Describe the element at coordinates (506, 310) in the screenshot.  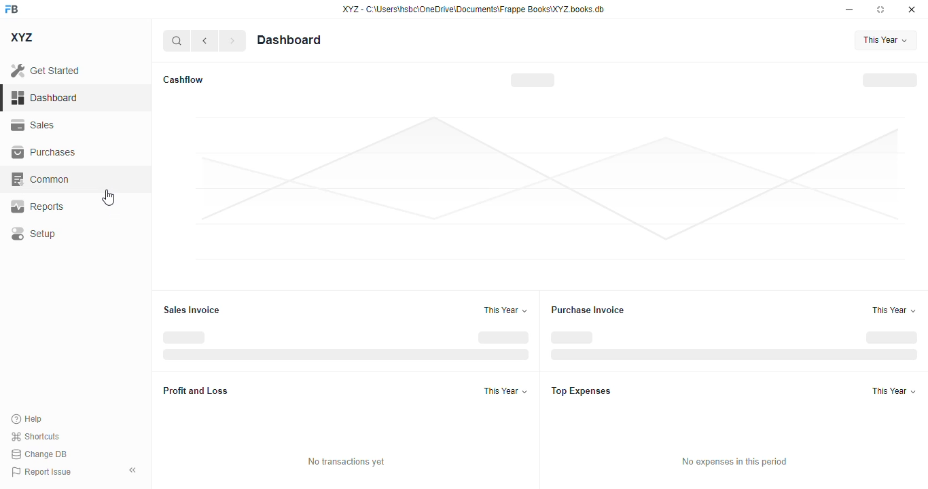
I see `this year` at that location.